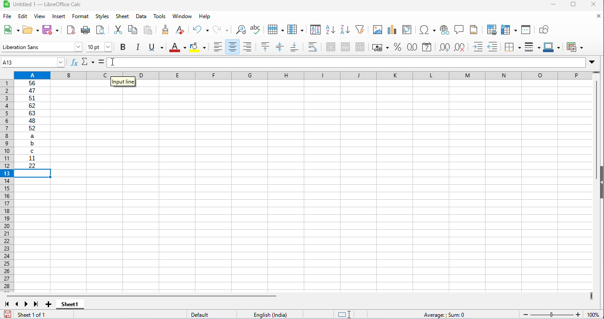 Image resolution: width=604 pixels, height=319 pixels. I want to click on data, so click(141, 17).